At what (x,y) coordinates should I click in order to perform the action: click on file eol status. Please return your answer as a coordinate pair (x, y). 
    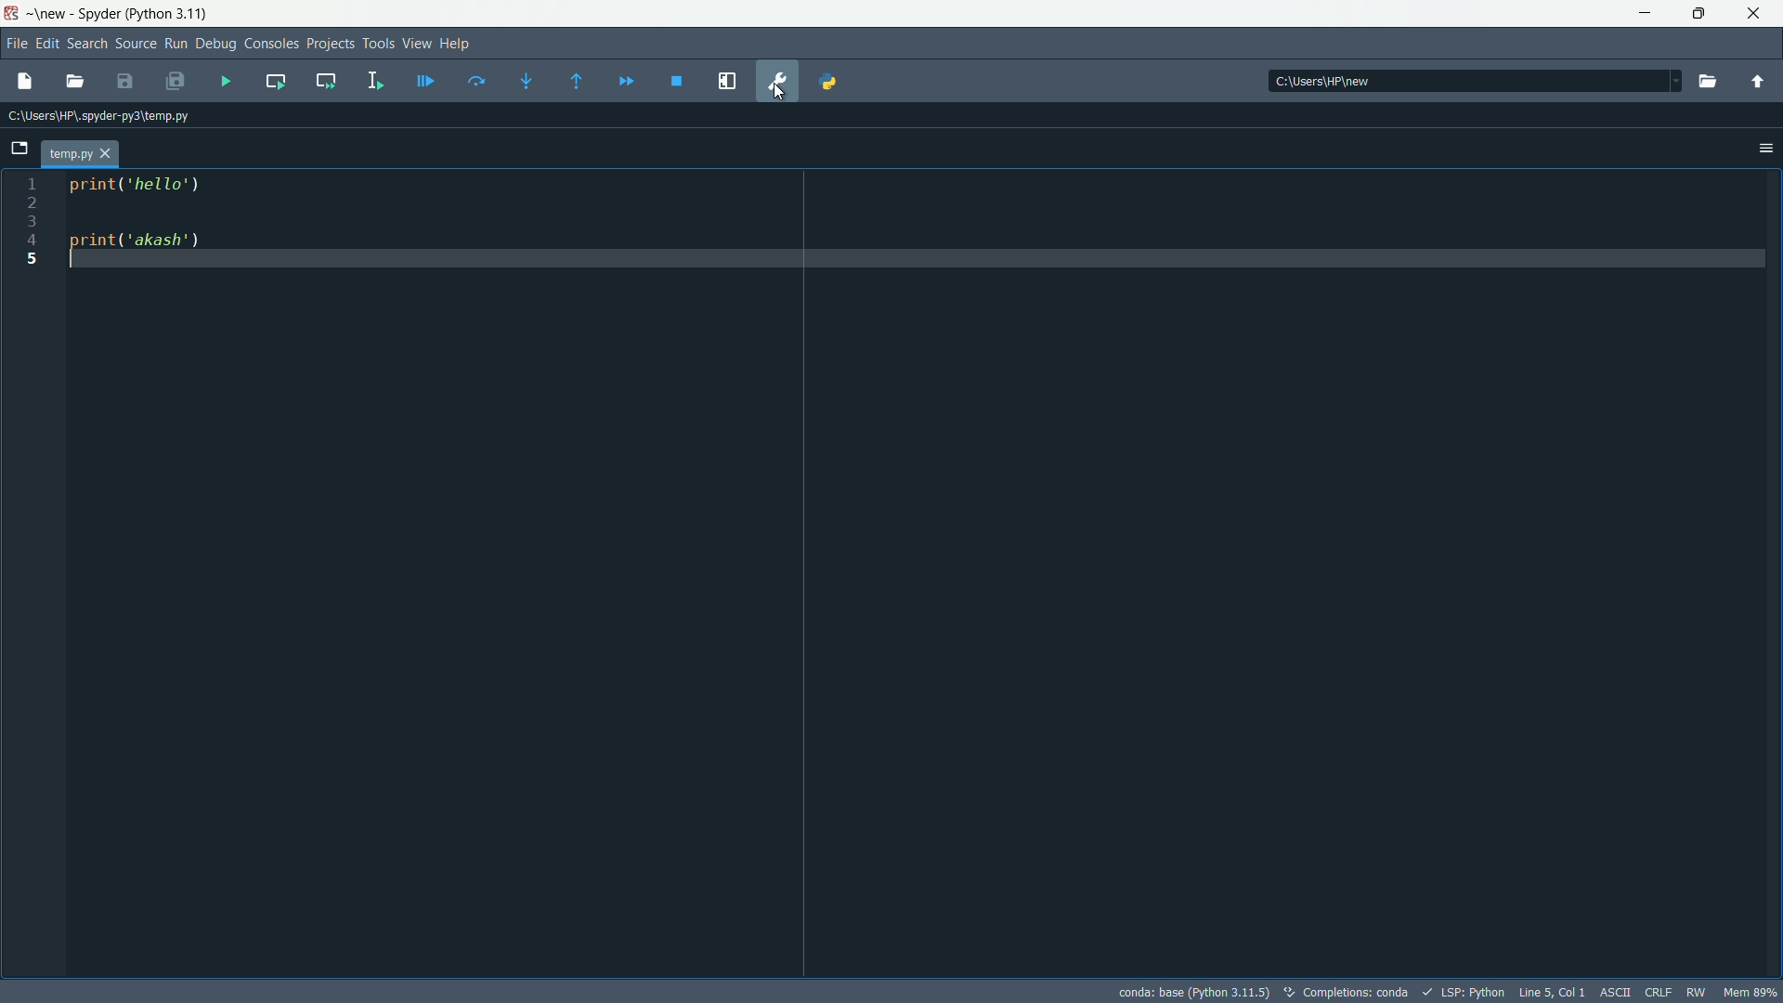
    Looking at the image, I should click on (1657, 990).